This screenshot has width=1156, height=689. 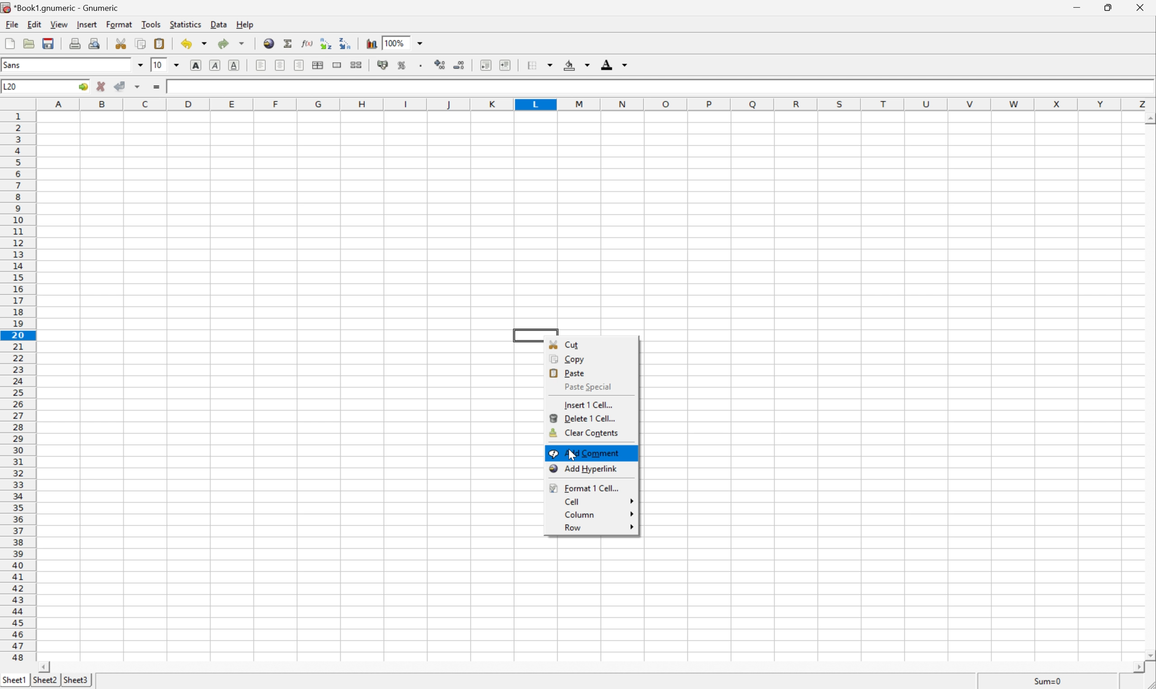 What do you see at coordinates (123, 43) in the screenshot?
I see `Cut selection` at bounding box center [123, 43].